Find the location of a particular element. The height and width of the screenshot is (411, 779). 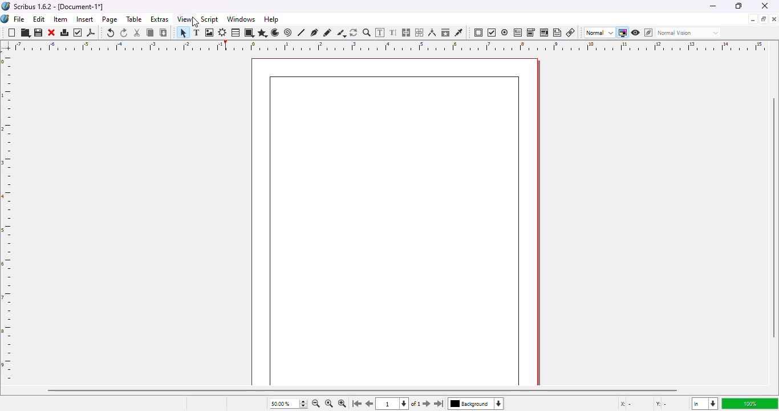

X -        Y - is located at coordinates (645, 404).